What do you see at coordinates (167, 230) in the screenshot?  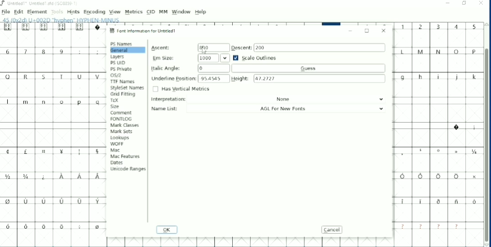 I see `OK` at bounding box center [167, 230].